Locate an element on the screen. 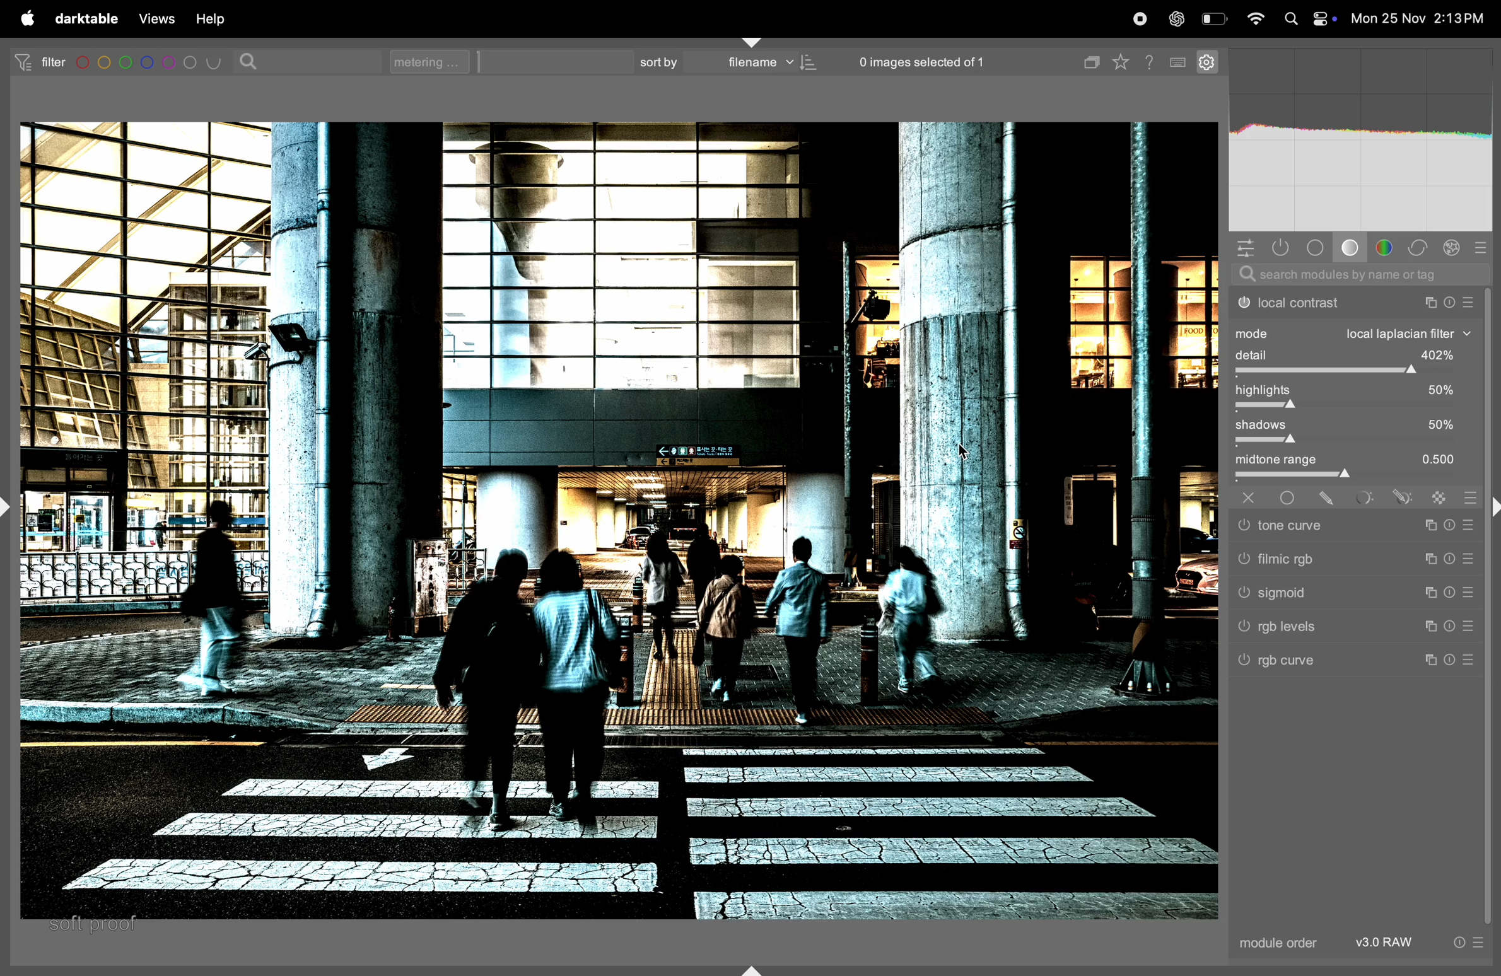 Image resolution: width=1501 pixels, height=976 pixels. shift+ctrl+t is located at coordinates (753, 41).